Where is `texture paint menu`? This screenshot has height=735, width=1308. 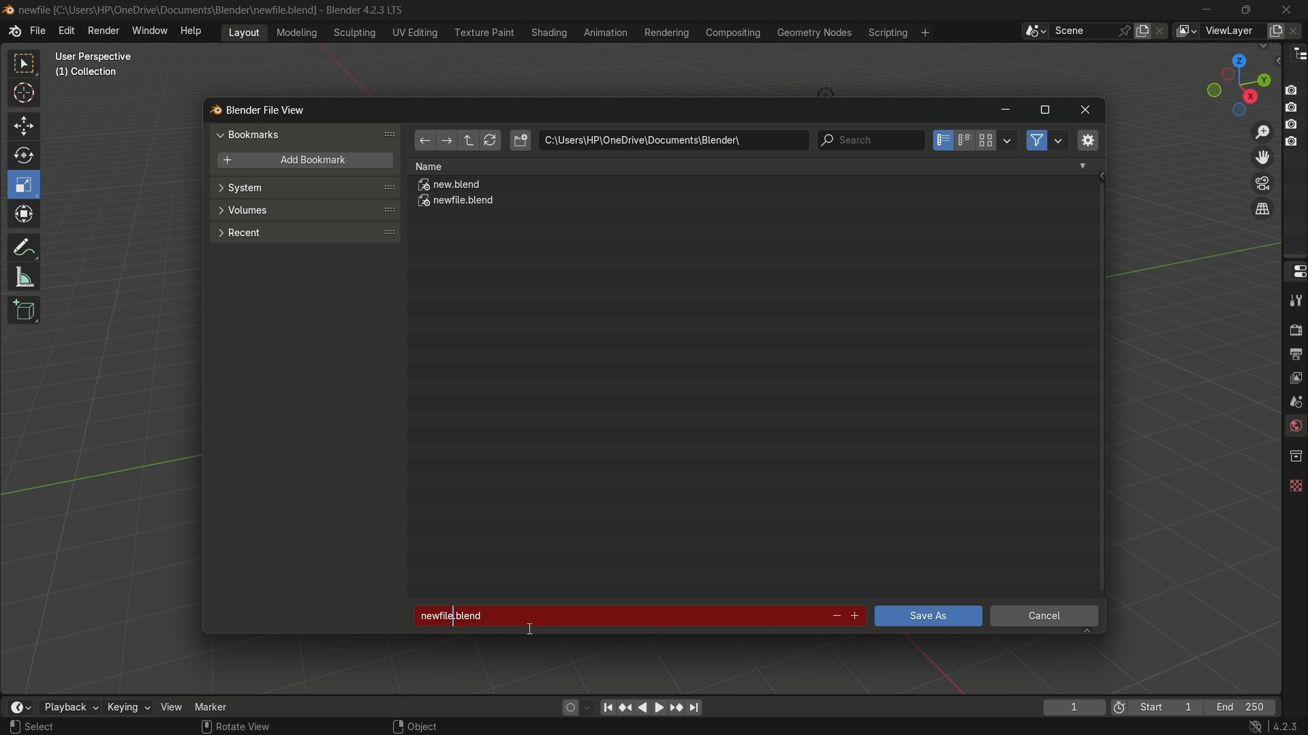 texture paint menu is located at coordinates (483, 31).